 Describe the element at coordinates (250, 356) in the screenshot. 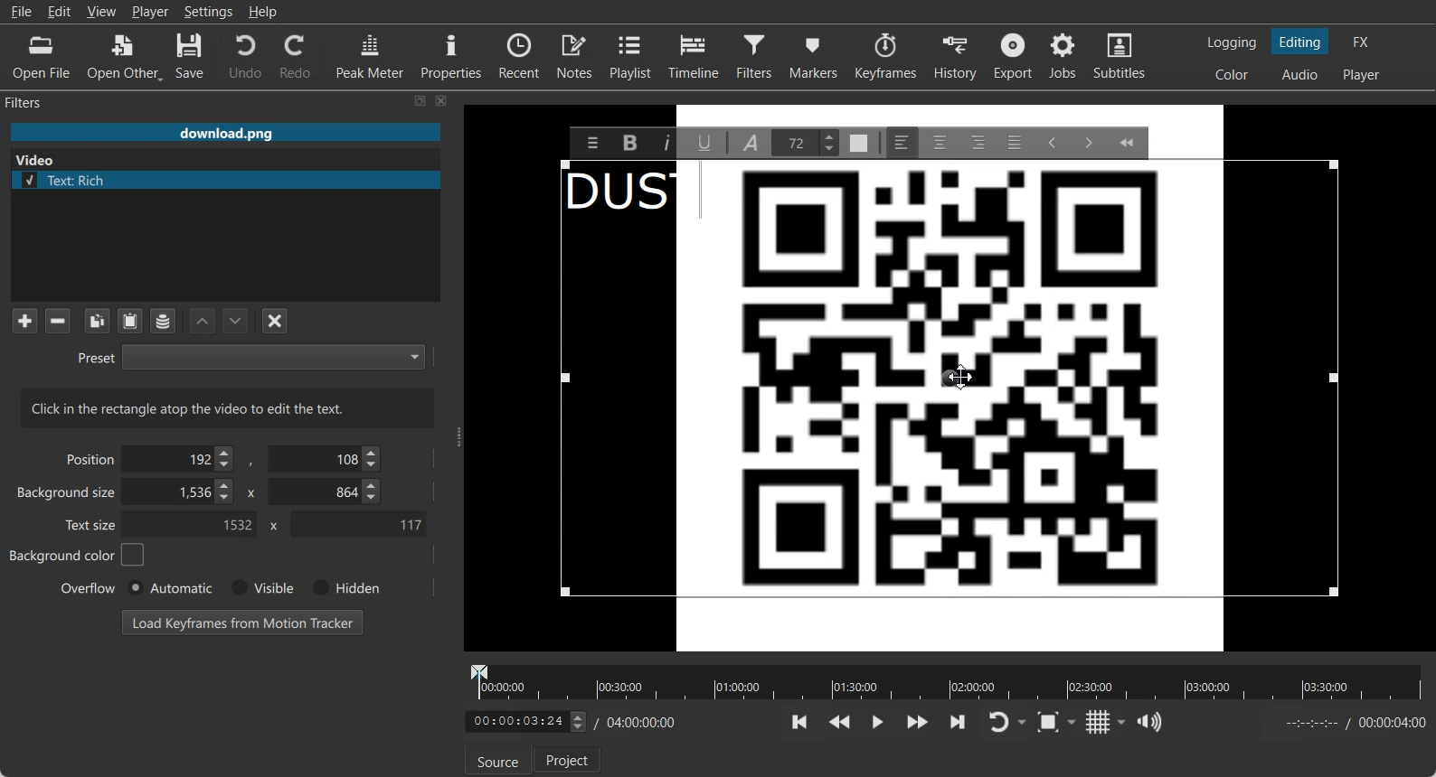

I see `Preset` at that location.